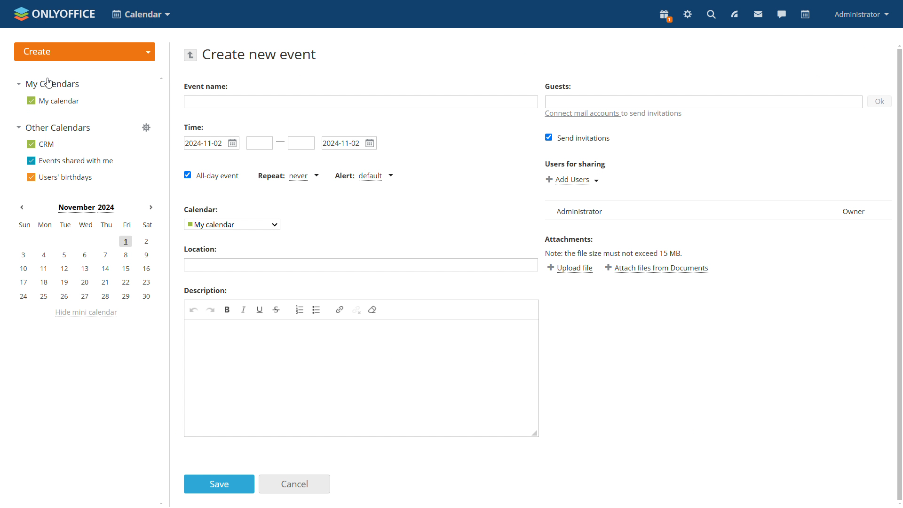 The image size is (903, 508). What do you see at coordinates (258, 143) in the screenshot?
I see `event start time` at bounding box center [258, 143].